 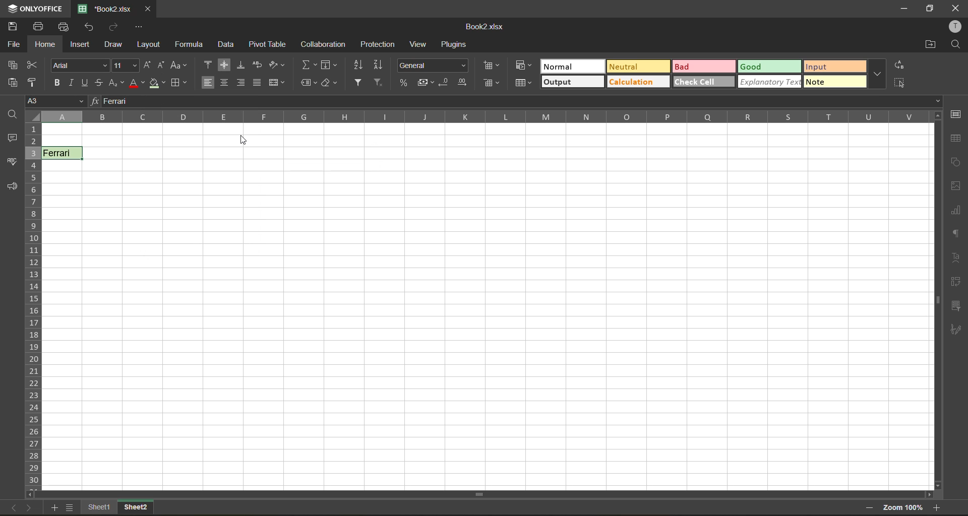 What do you see at coordinates (936, 300) in the screenshot?
I see `Vertical Scrollbar` at bounding box center [936, 300].